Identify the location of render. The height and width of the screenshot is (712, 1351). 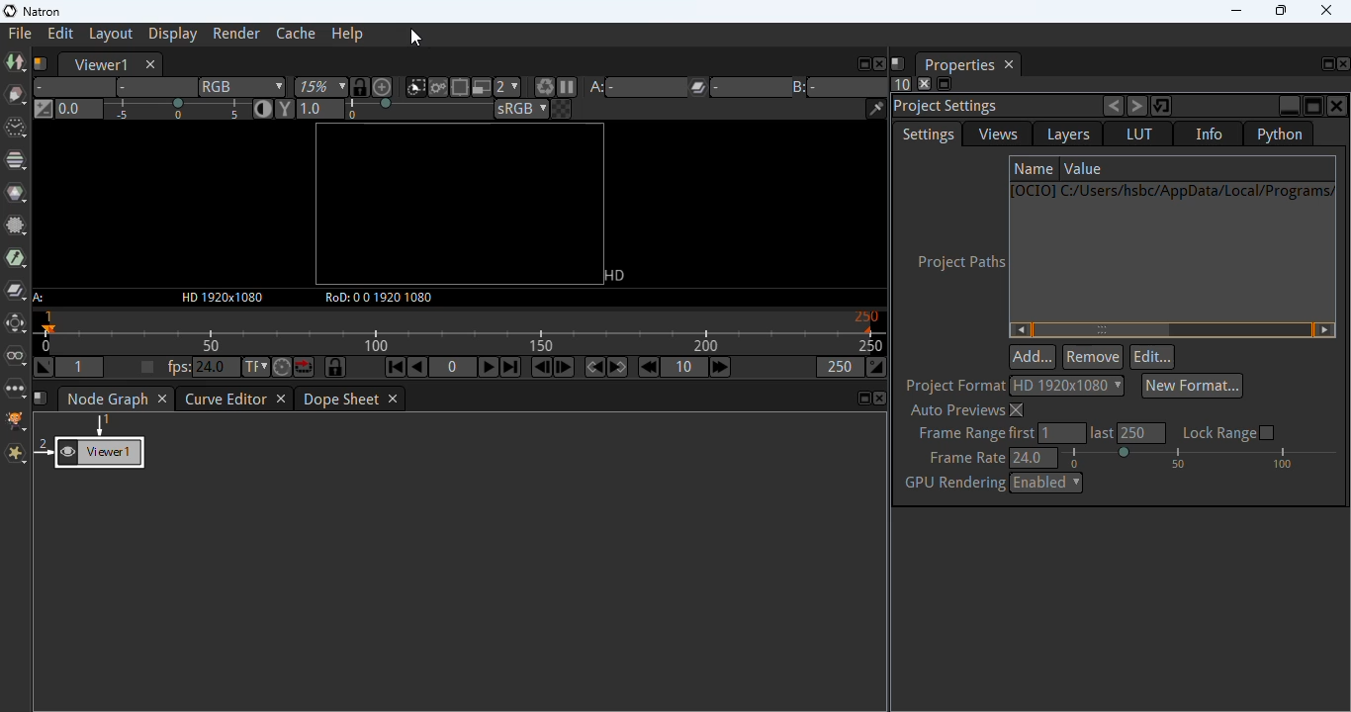
(236, 34).